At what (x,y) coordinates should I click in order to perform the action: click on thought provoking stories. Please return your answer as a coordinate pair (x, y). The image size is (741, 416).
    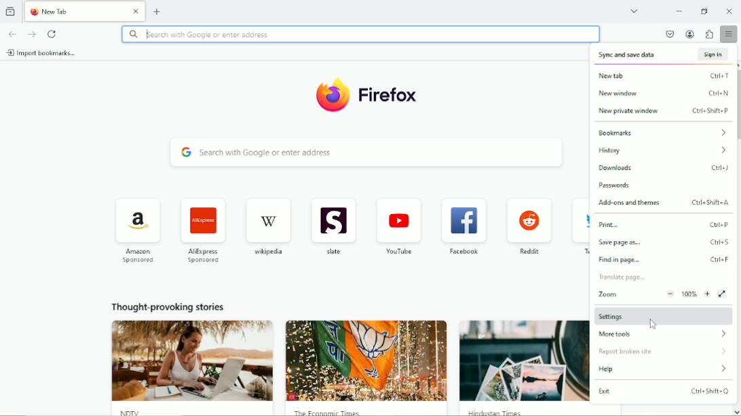
    Looking at the image, I should click on (166, 306).